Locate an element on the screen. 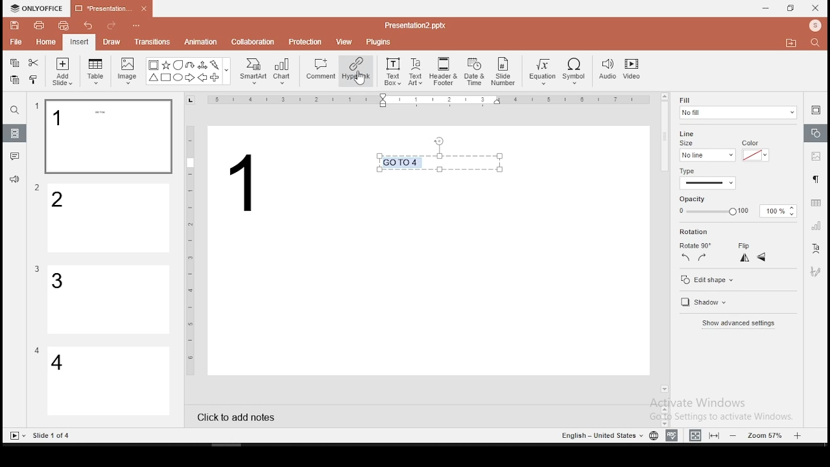 This screenshot has width=830, height=467. view is located at coordinates (345, 41).